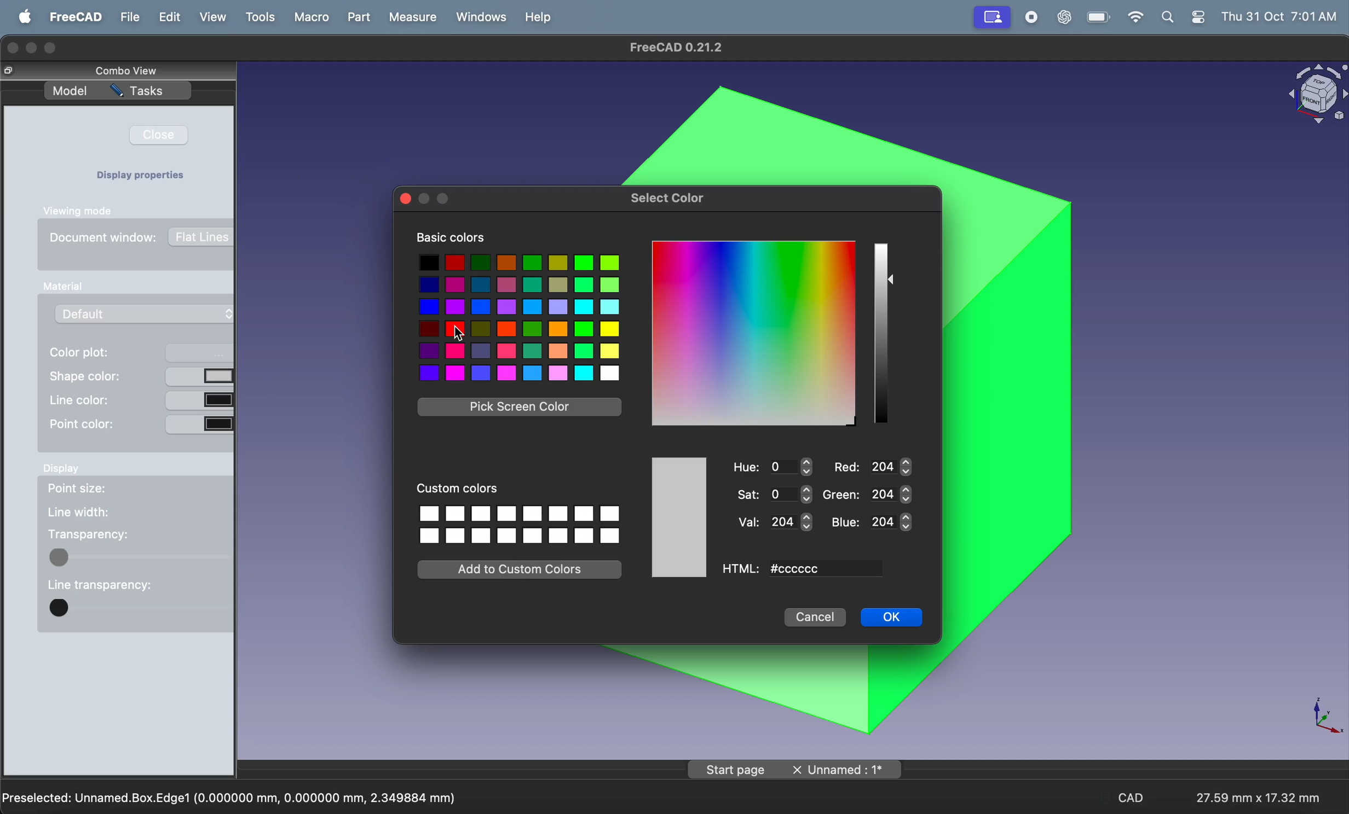  I want to click on vewing mode, so click(84, 211).